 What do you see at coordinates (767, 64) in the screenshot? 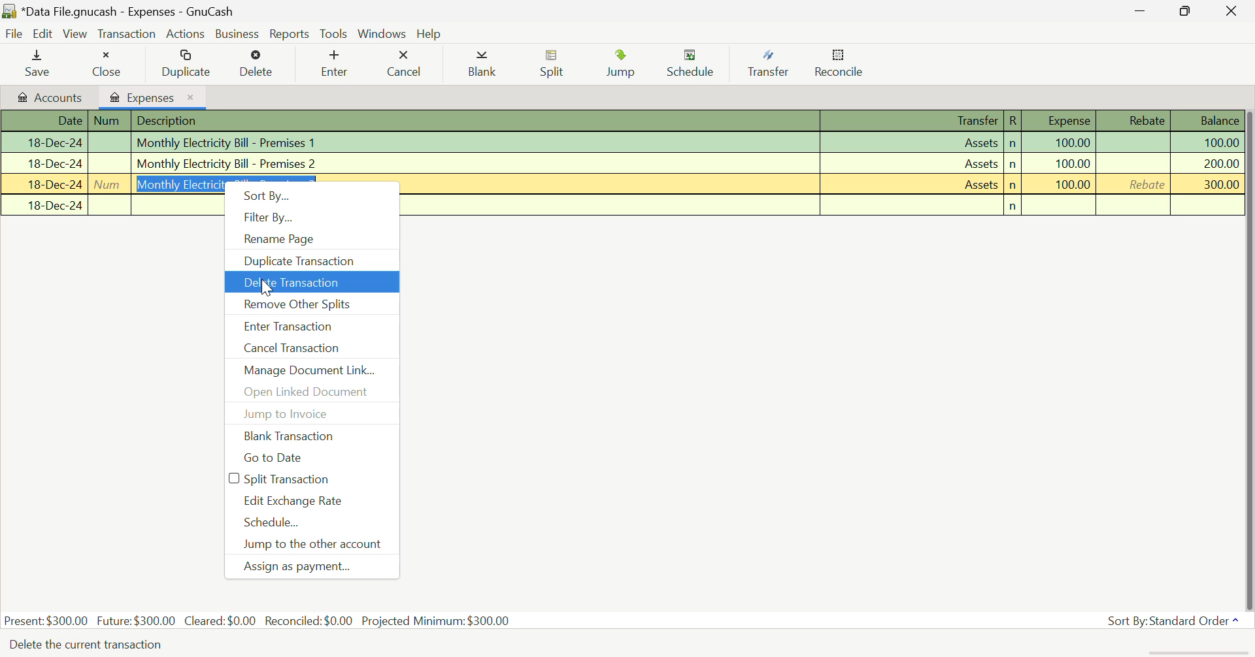
I see `Transfer` at bounding box center [767, 64].